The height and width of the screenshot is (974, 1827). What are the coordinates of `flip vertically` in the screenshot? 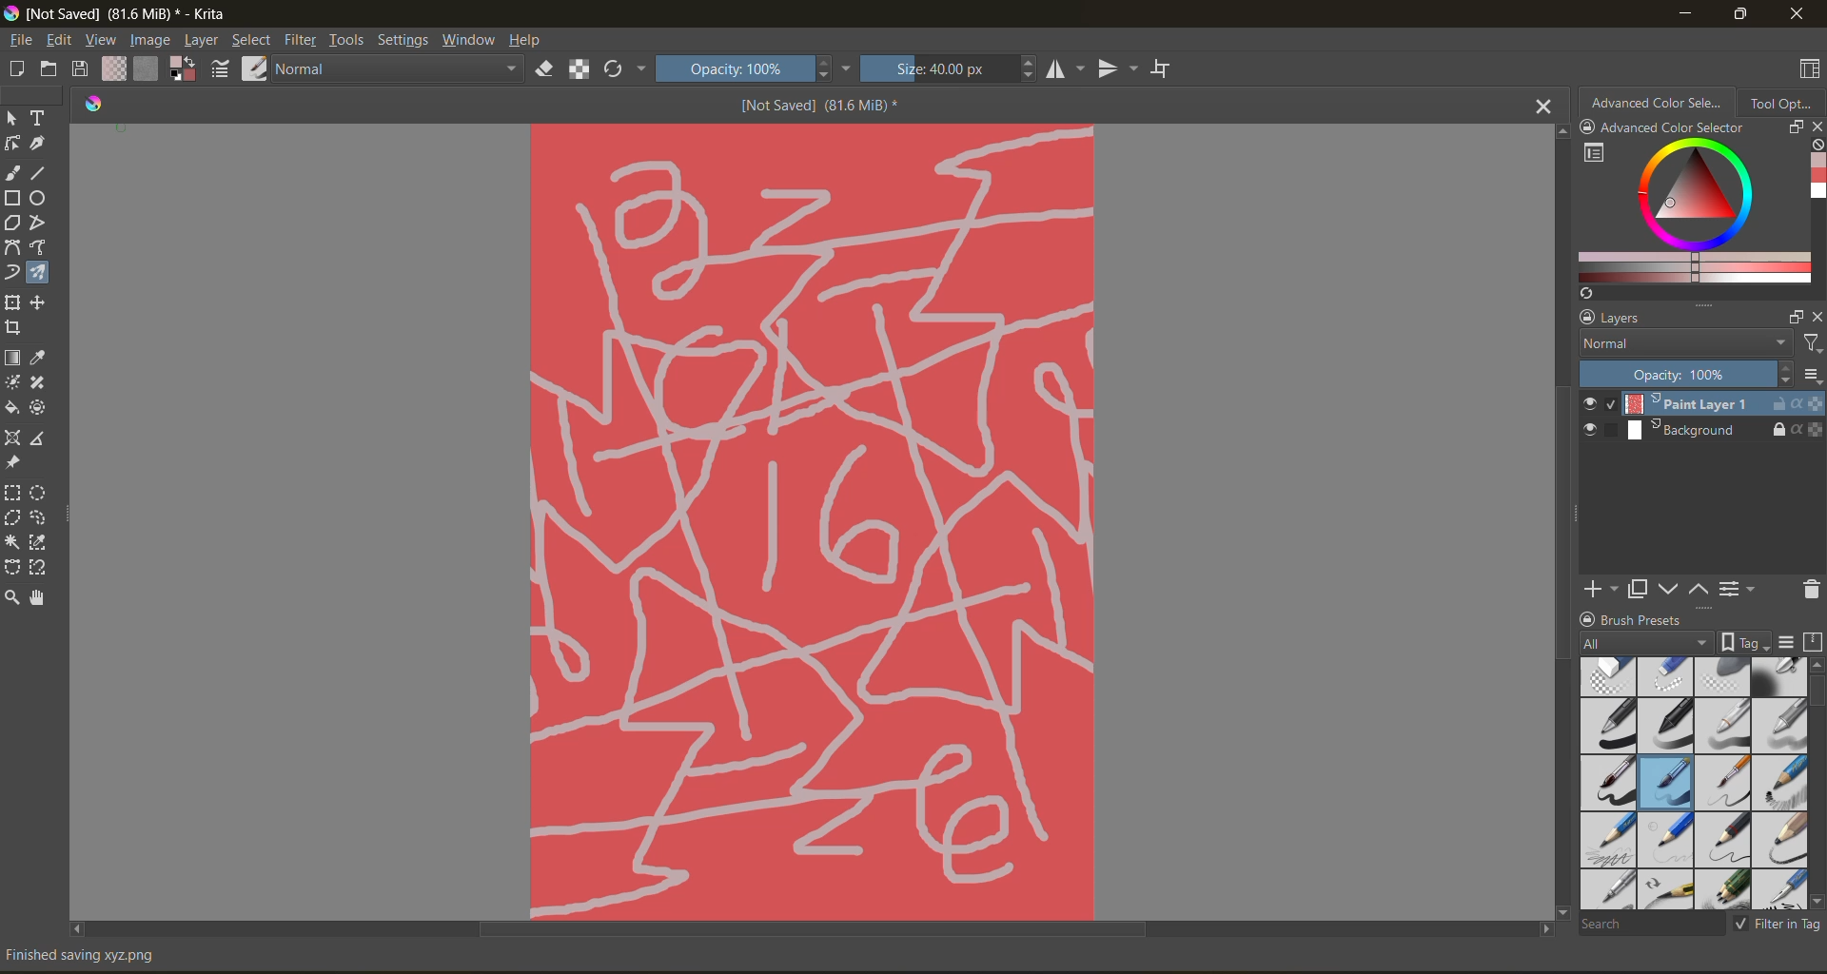 It's located at (1114, 70).